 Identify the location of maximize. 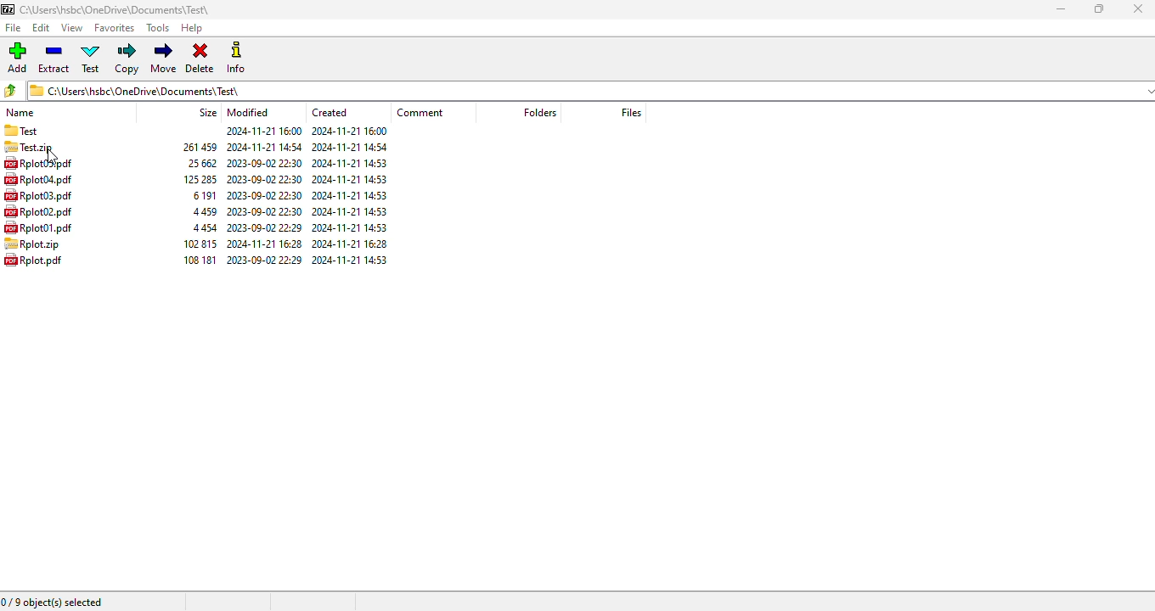
(1097, 8).